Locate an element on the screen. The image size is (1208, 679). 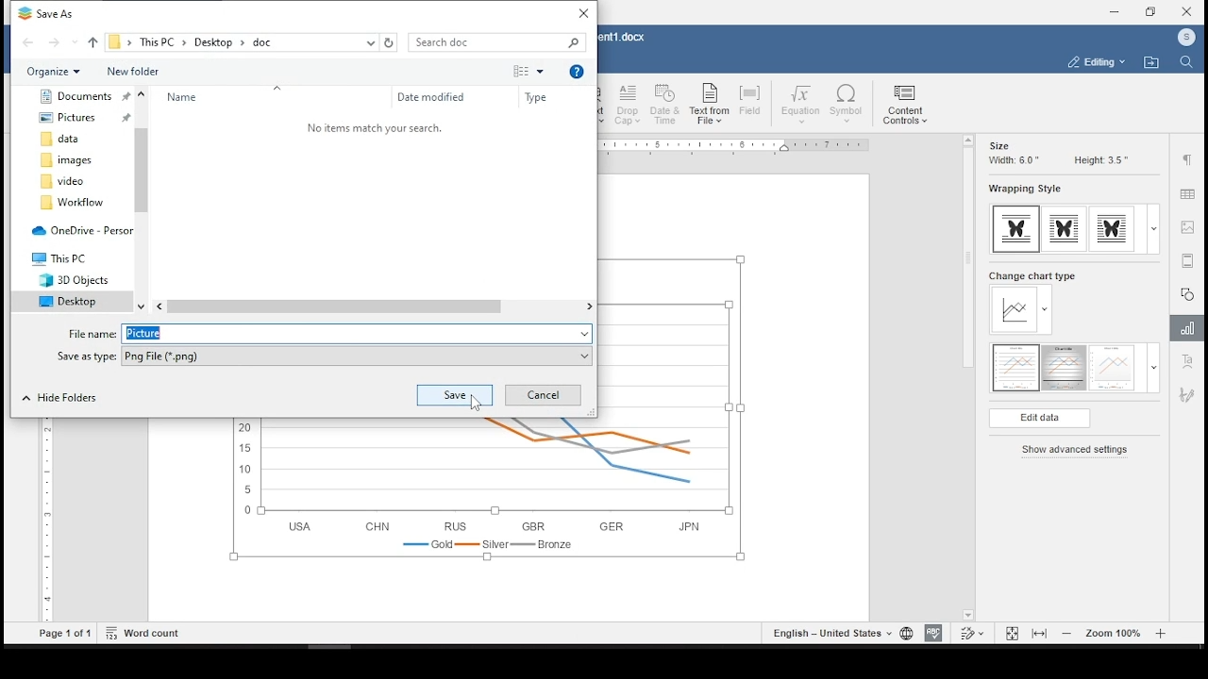
expand is located at coordinates (1153, 230).